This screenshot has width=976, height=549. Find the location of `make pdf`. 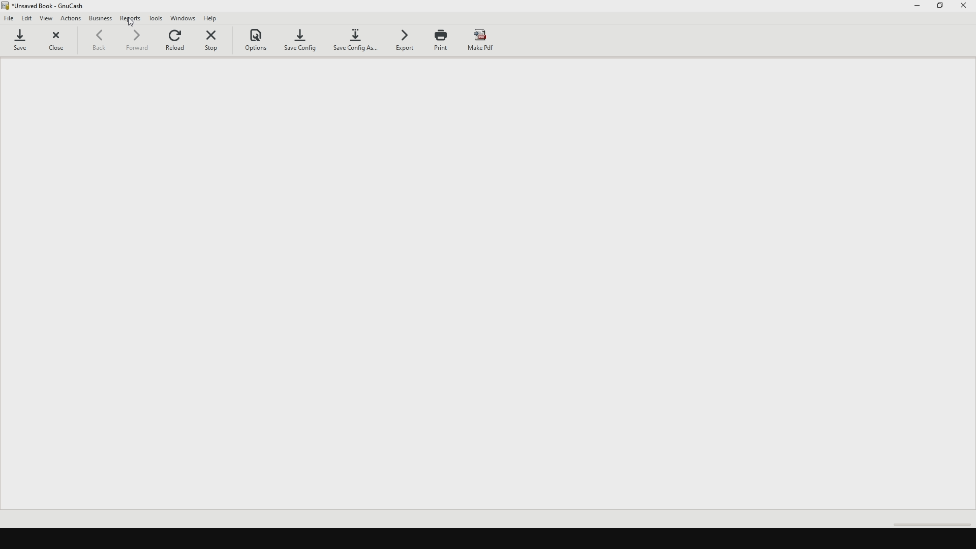

make pdf is located at coordinates (489, 42).